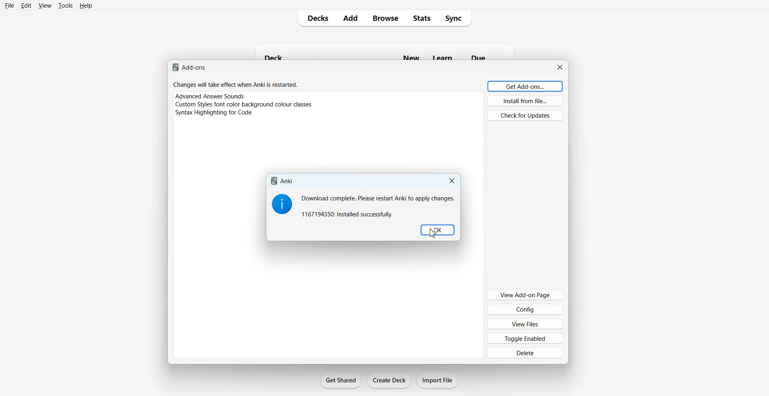 This screenshot has width=769, height=396. What do you see at coordinates (246, 104) in the screenshot?
I see `‘Custom Styles font color background colour classes` at bounding box center [246, 104].